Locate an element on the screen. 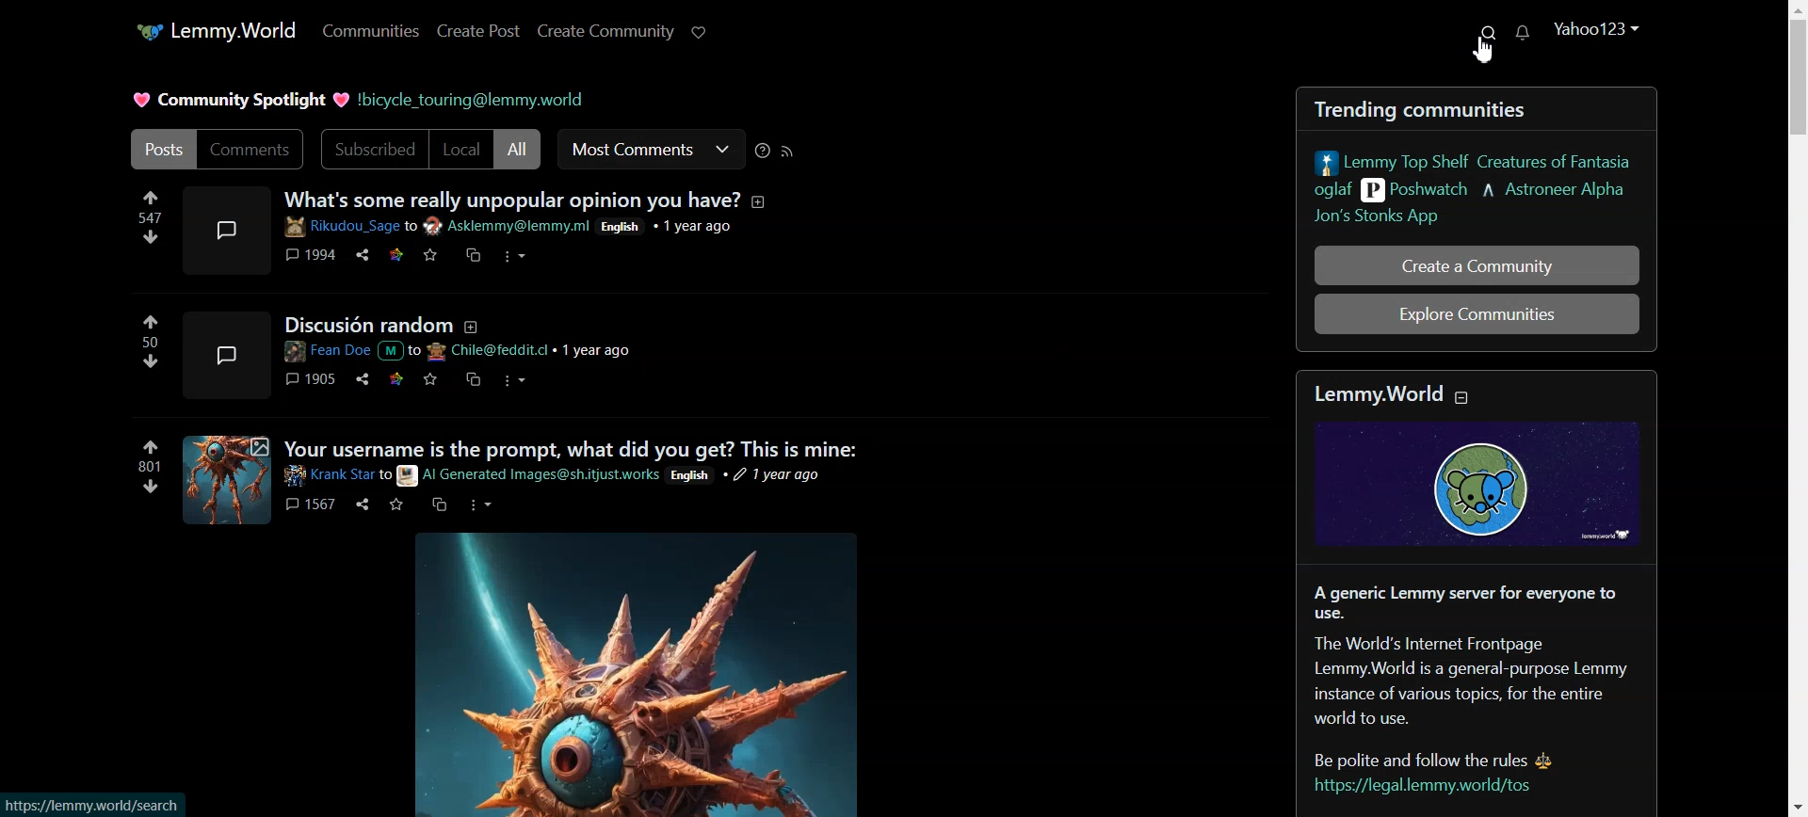 This screenshot has height=817, width=1808. starred is located at coordinates (397, 256).